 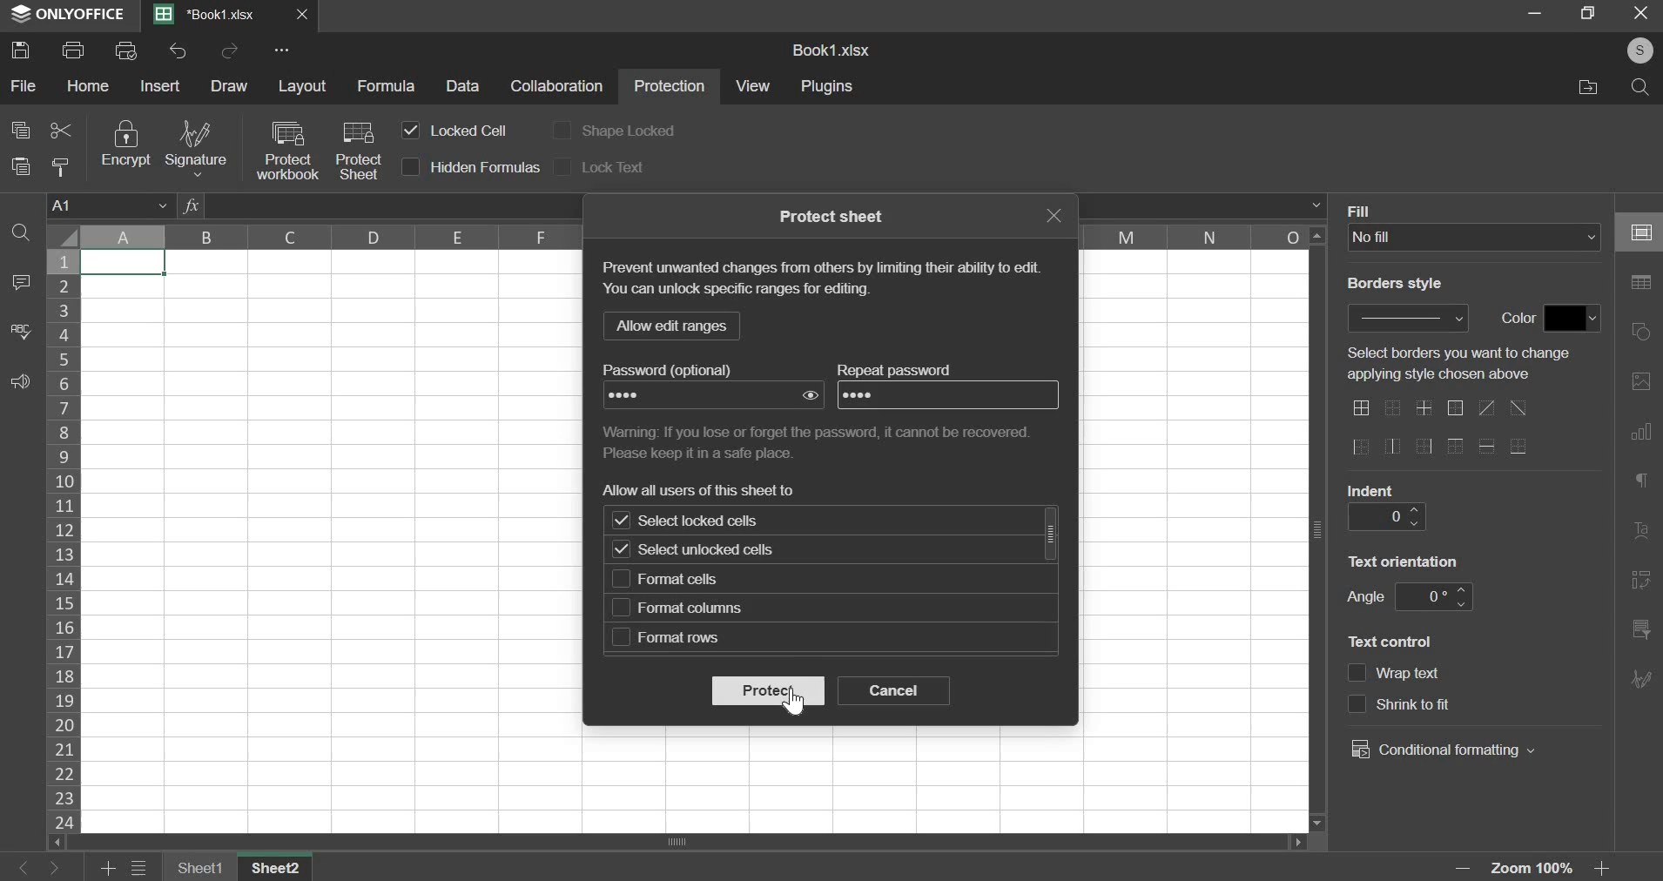 What do you see at coordinates (620, 579) in the screenshot?
I see `checkbox` at bounding box center [620, 579].